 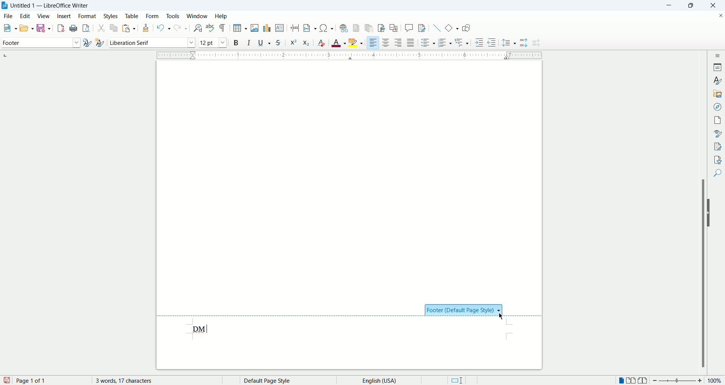 I want to click on save, so click(x=45, y=28).